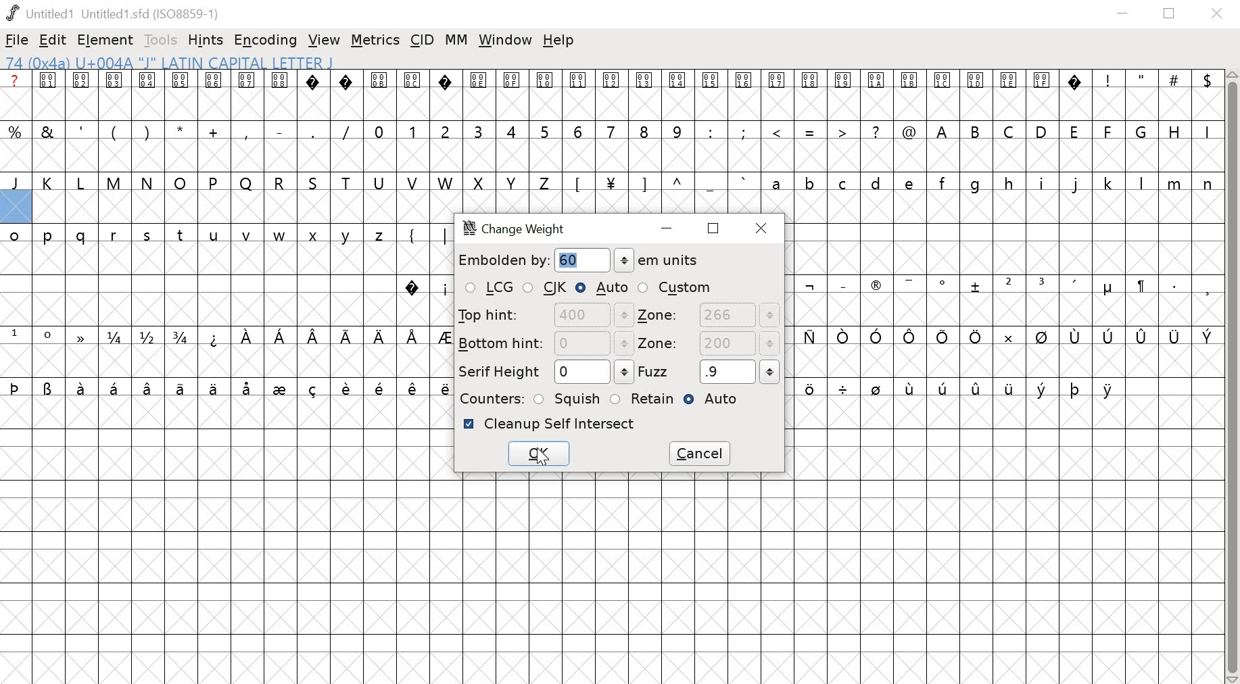 The height and width of the screenshot is (684, 1240). What do you see at coordinates (488, 289) in the screenshot?
I see `LCG` at bounding box center [488, 289].